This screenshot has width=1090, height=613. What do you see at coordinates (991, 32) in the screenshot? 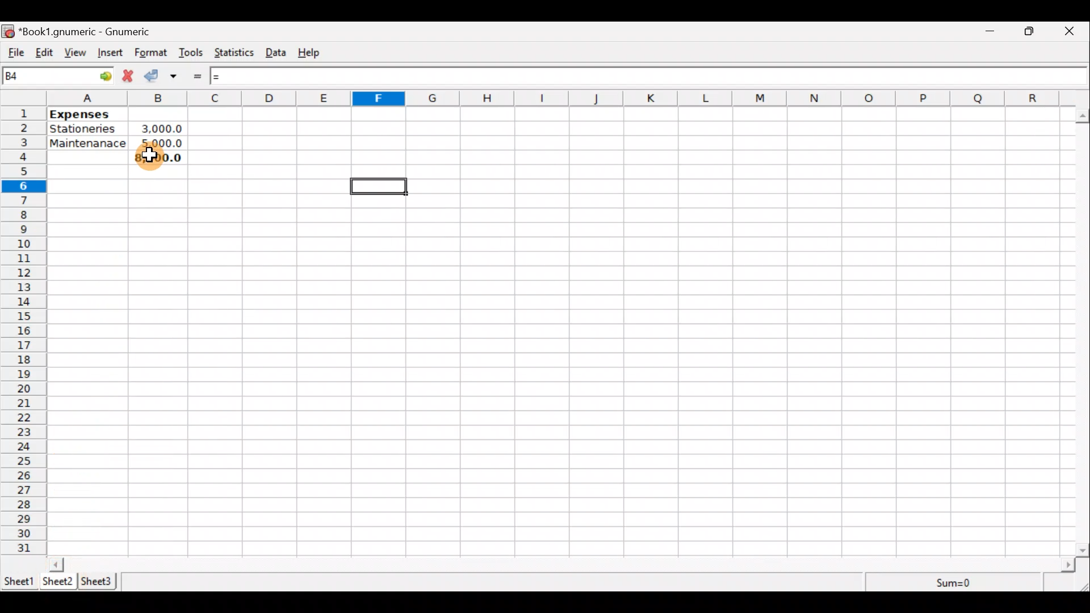
I see `Minimize` at bounding box center [991, 32].